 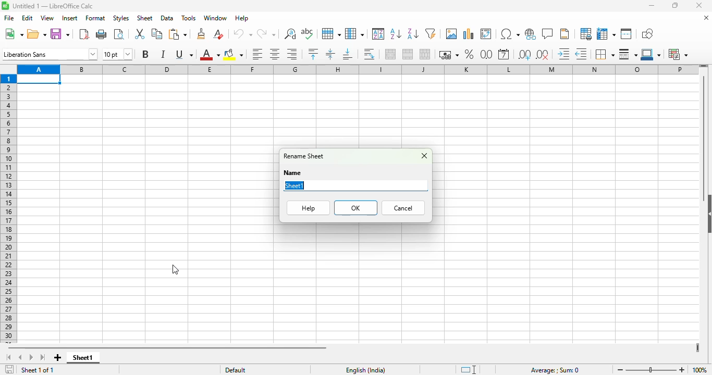 I want to click on close, so click(x=424, y=156).